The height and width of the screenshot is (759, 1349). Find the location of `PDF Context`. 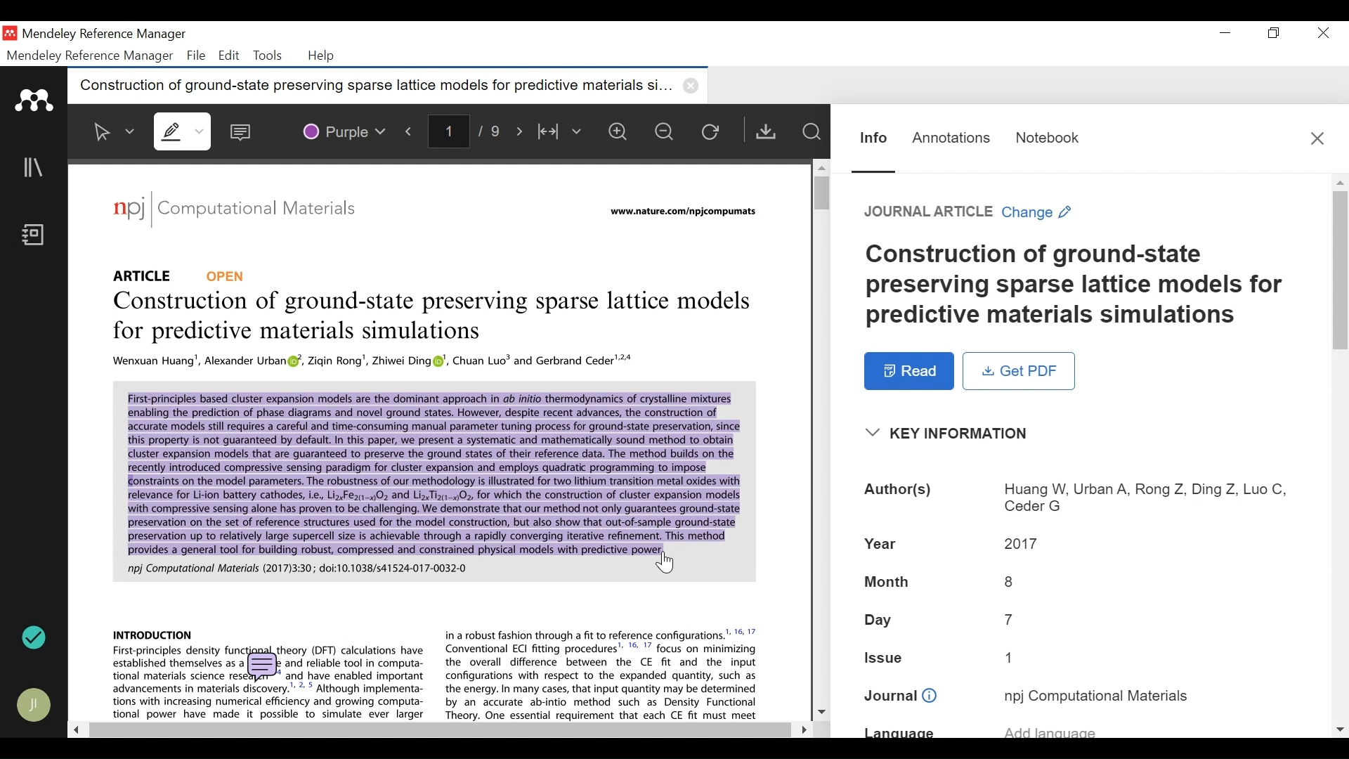

PDF Context is located at coordinates (603, 673).